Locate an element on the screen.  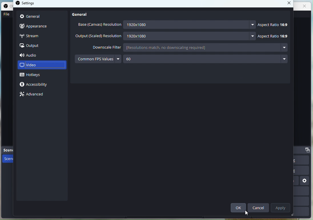
Downscale Filter is located at coordinates (102, 47).